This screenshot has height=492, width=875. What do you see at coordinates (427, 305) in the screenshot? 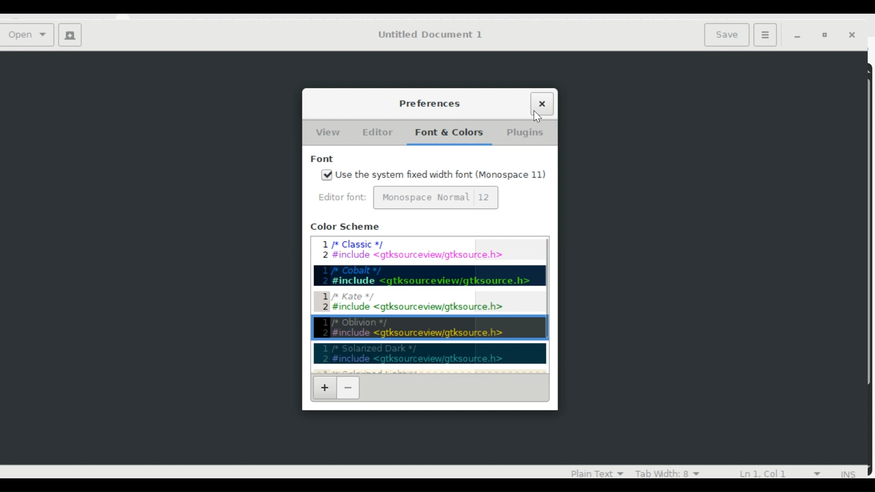
I see `Color Scheme Options` at bounding box center [427, 305].